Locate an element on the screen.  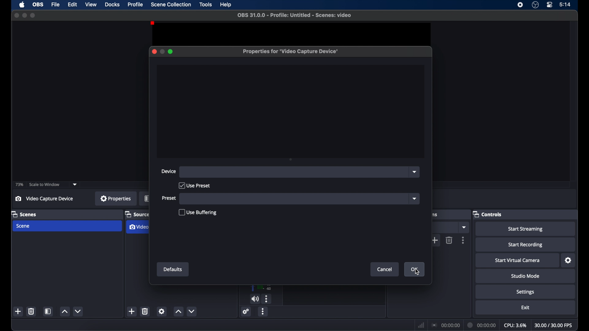
help is located at coordinates (226, 4).